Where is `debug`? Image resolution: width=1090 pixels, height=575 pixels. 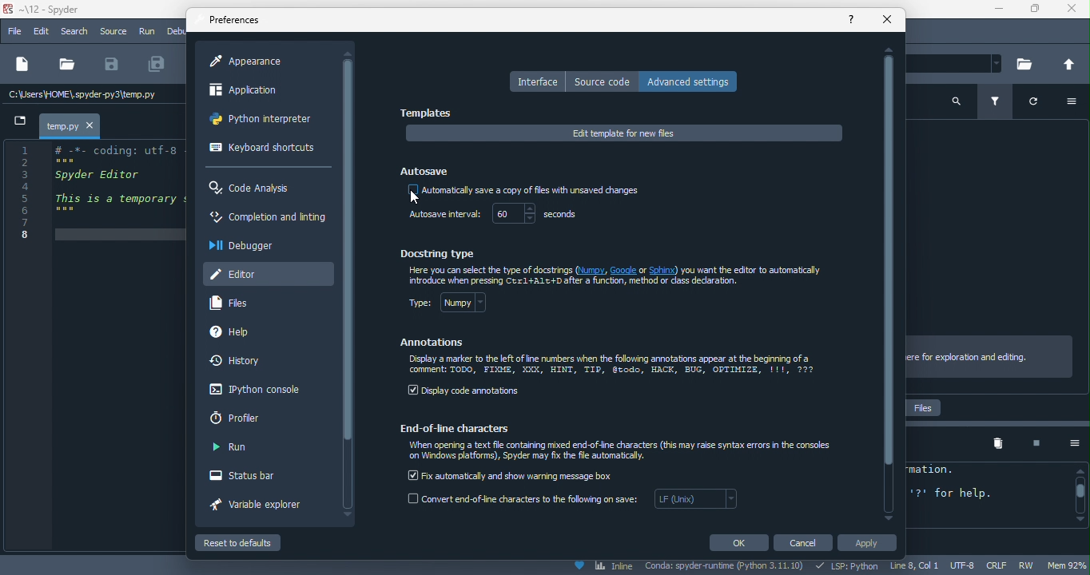
debug is located at coordinates (176, 30).